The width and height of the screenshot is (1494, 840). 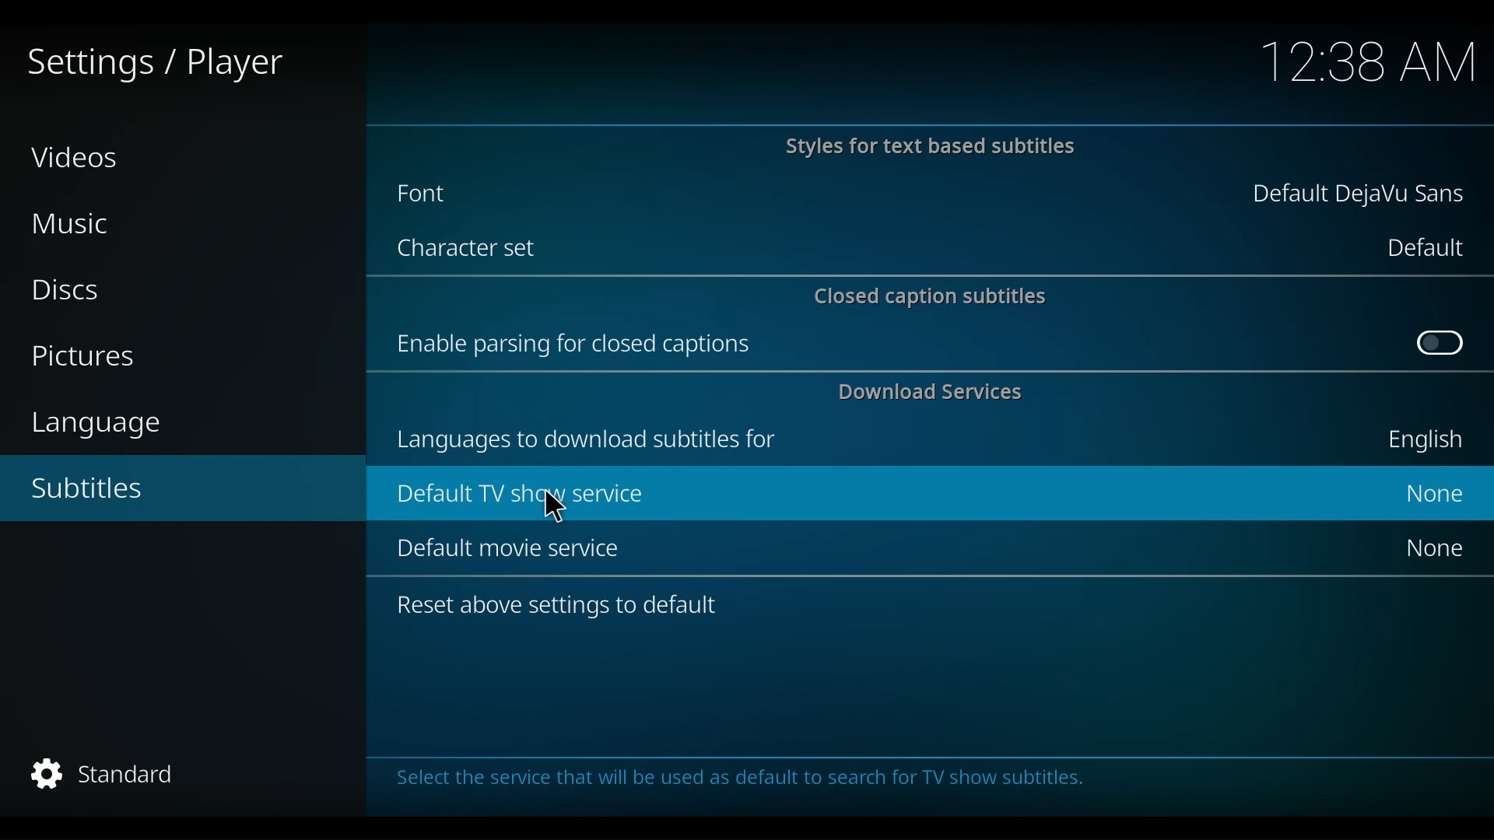 I want to click on Subtitles, so click(x=100, y=491).